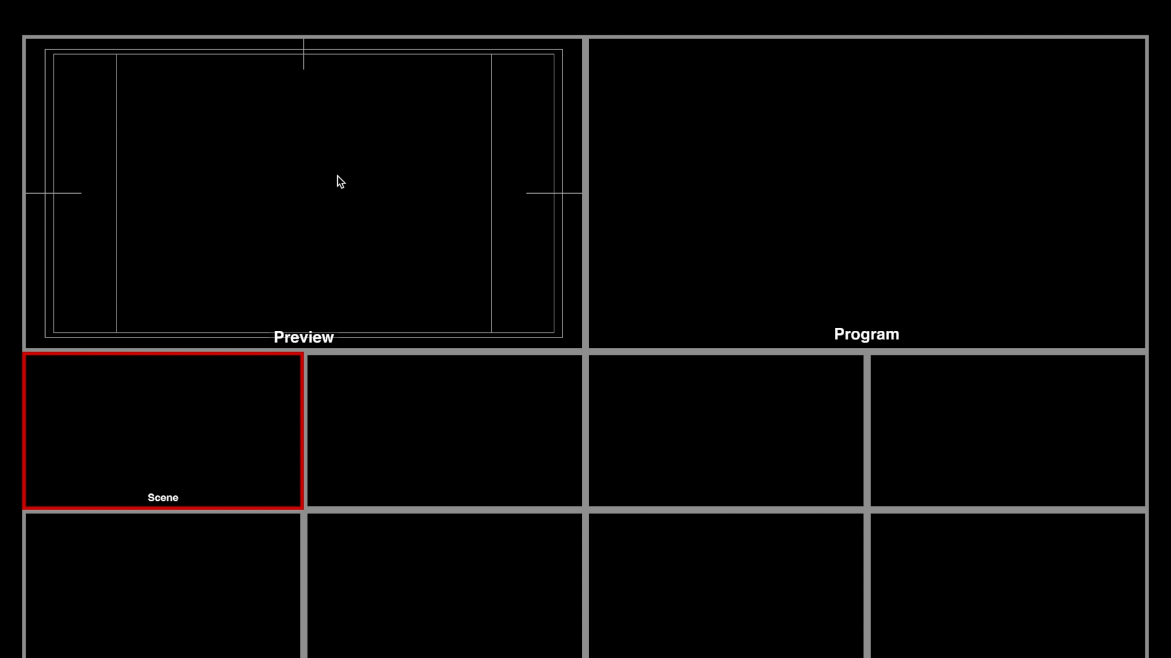 The image size is (1171, 658). Describe the element at coordinates (341, 182) in the screenshot. I see `cursor` at that location.